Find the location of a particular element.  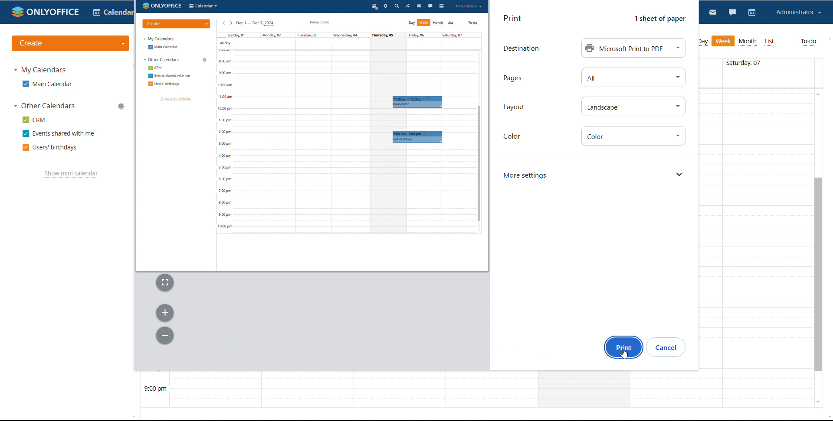

events shared with me is located at coordinates (59, 133).